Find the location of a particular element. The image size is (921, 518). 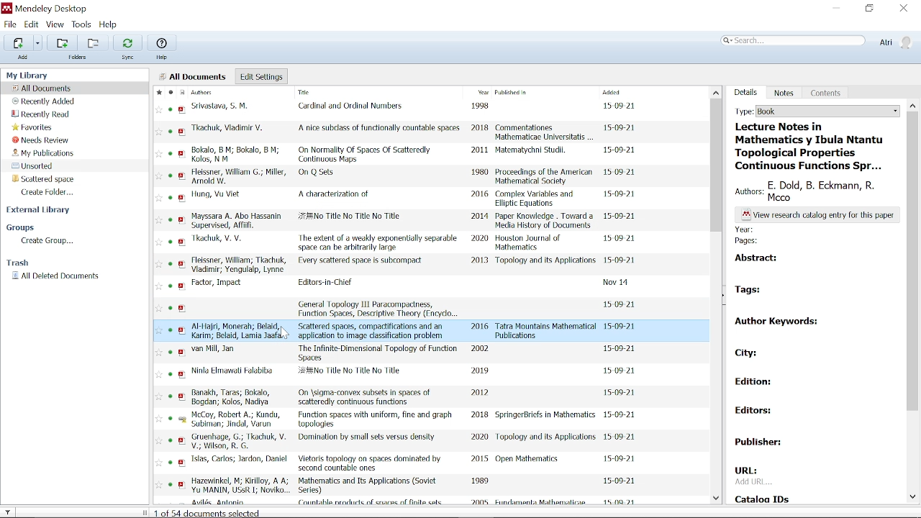

authors is located at coordinates (233, 397).